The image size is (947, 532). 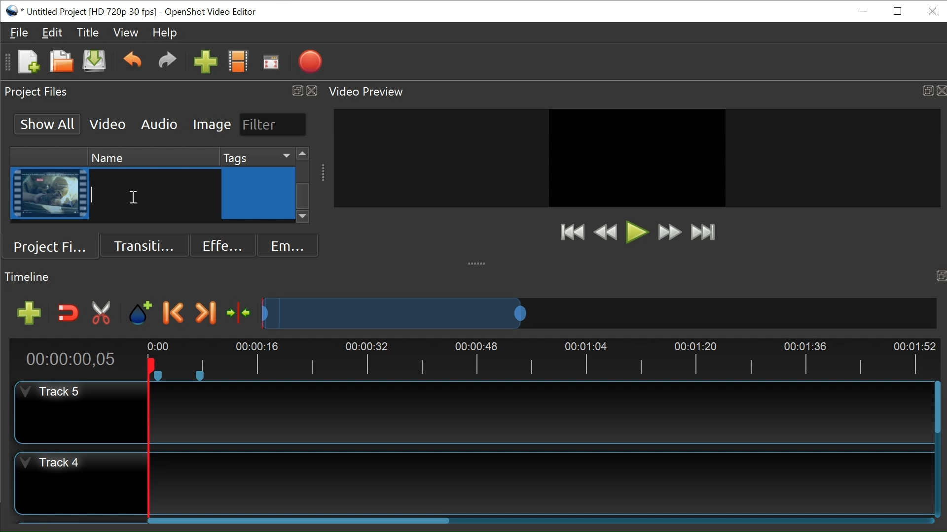 I want to click on Project Name, so click(x=94, y=11).